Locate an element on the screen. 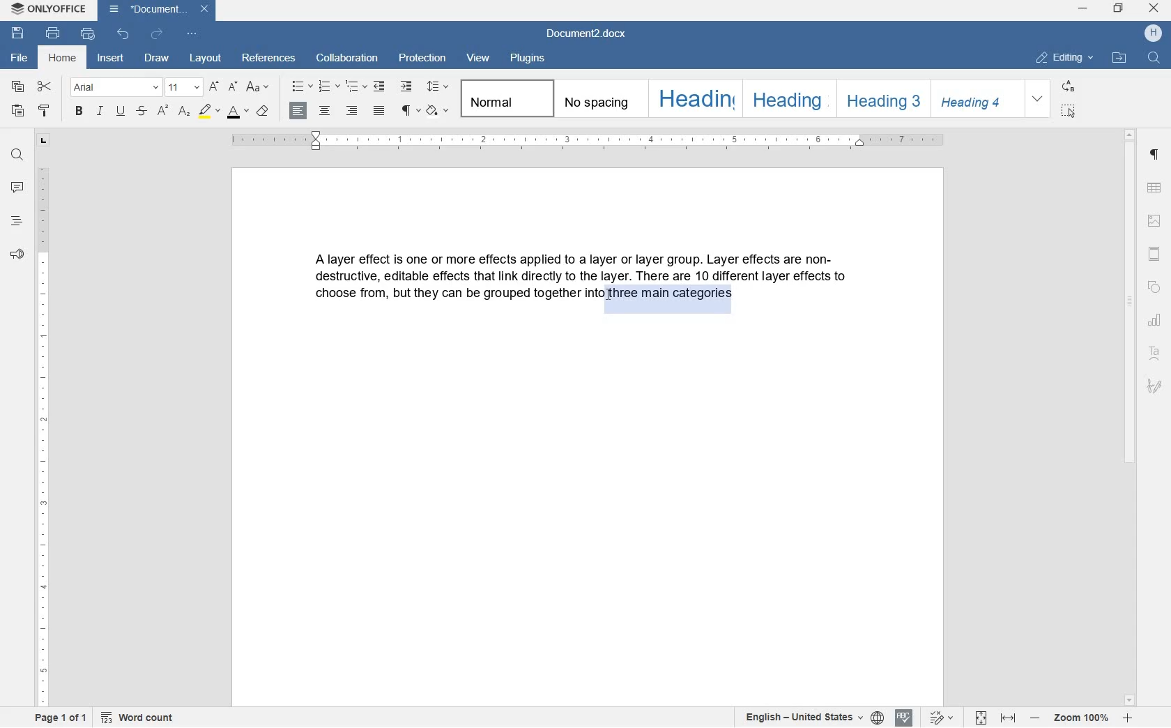  cut is located at coordinates (46, 87).